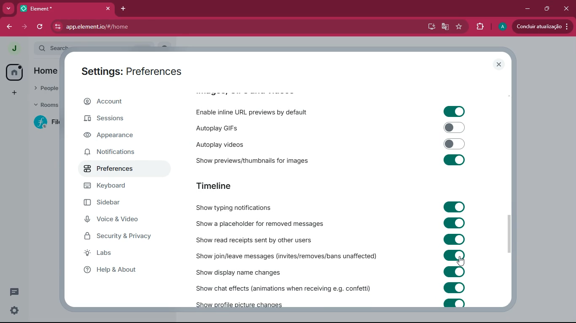  I want to click on app.element.io/#/home, so click(164, 27).